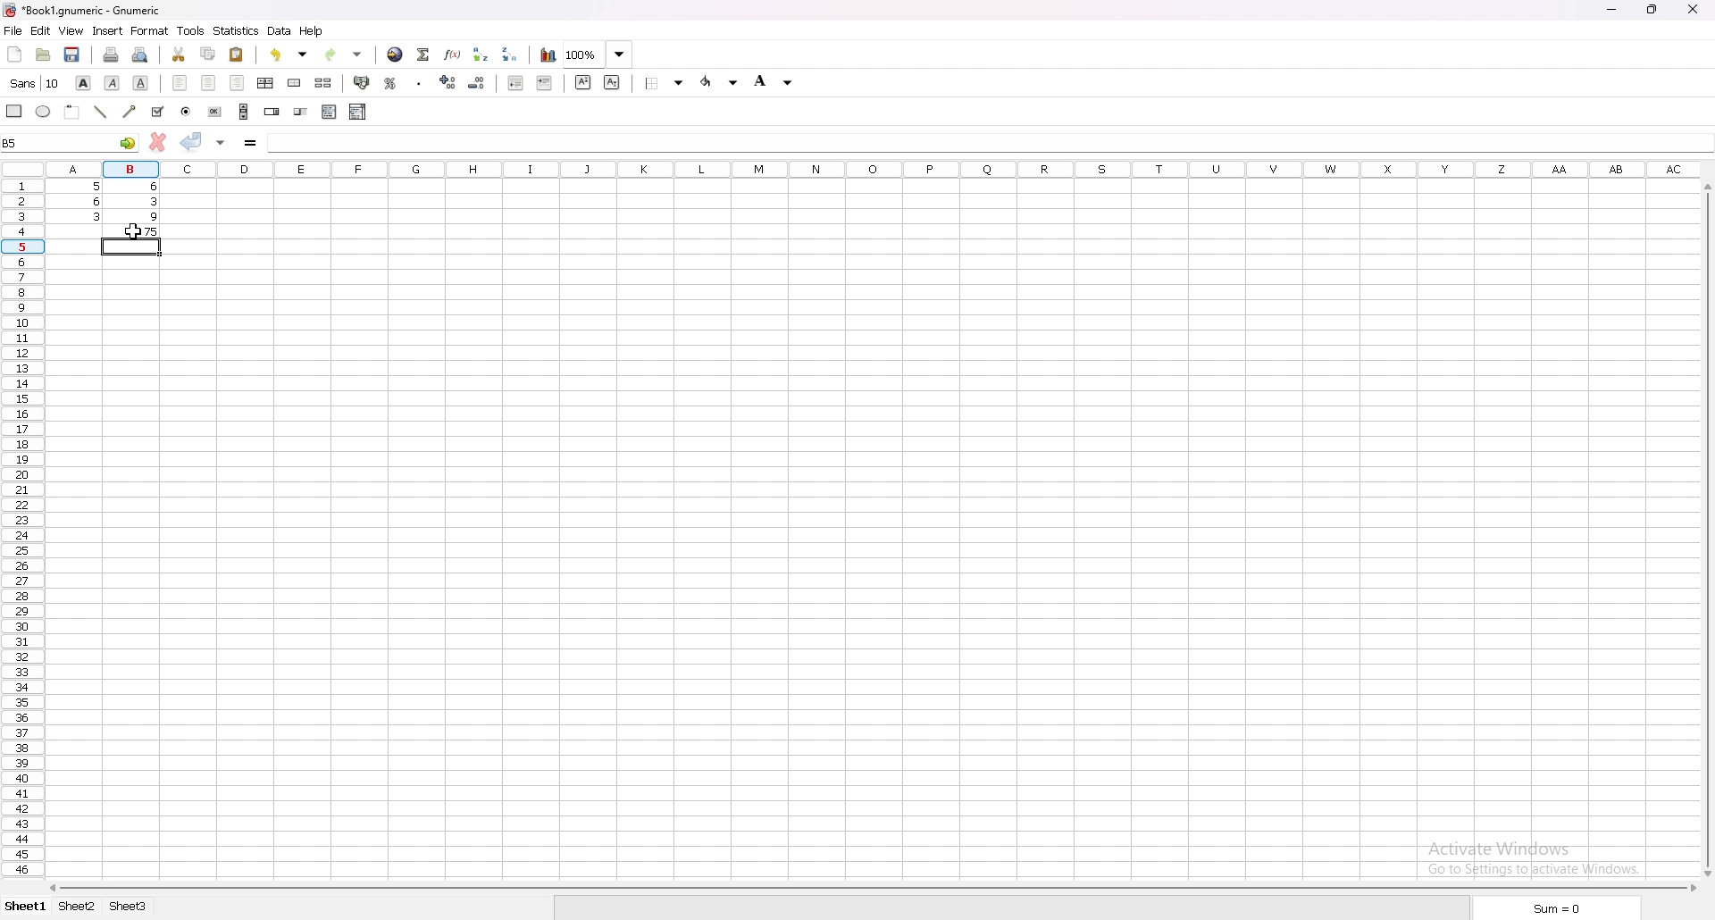 The image size is (1715, 920). Describe the element at coordinates (215, 112) in the screenshot. I see `button` at that location.